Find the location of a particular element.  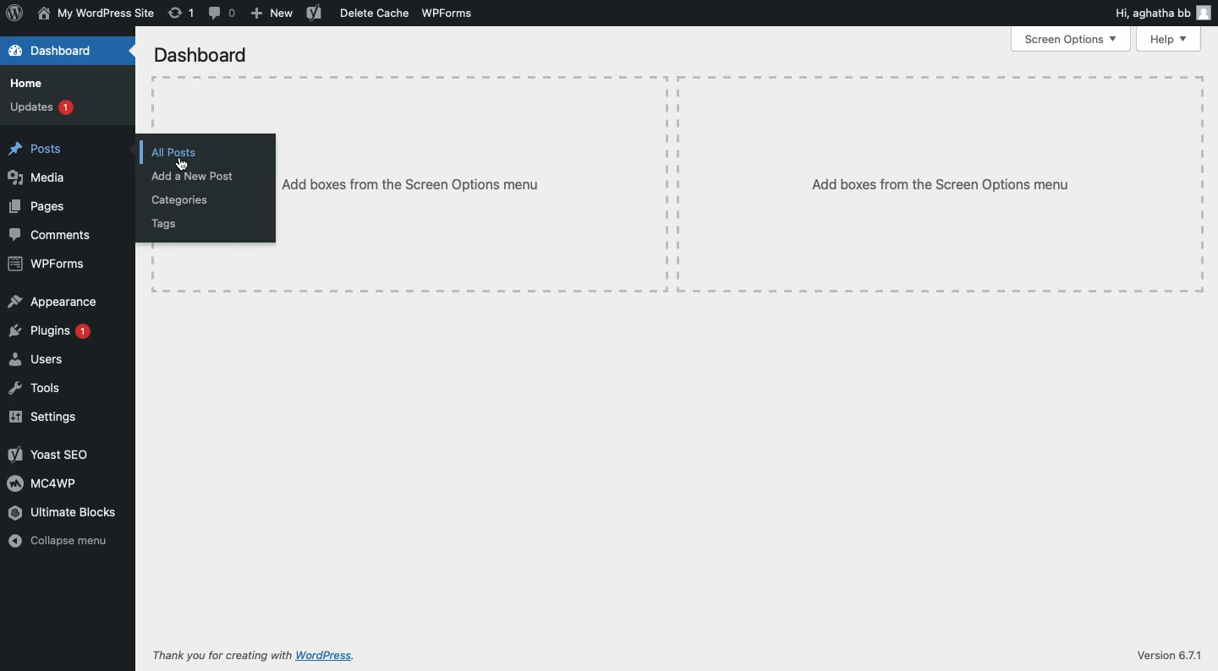

Screen options is located at coordinates (1071, 39).